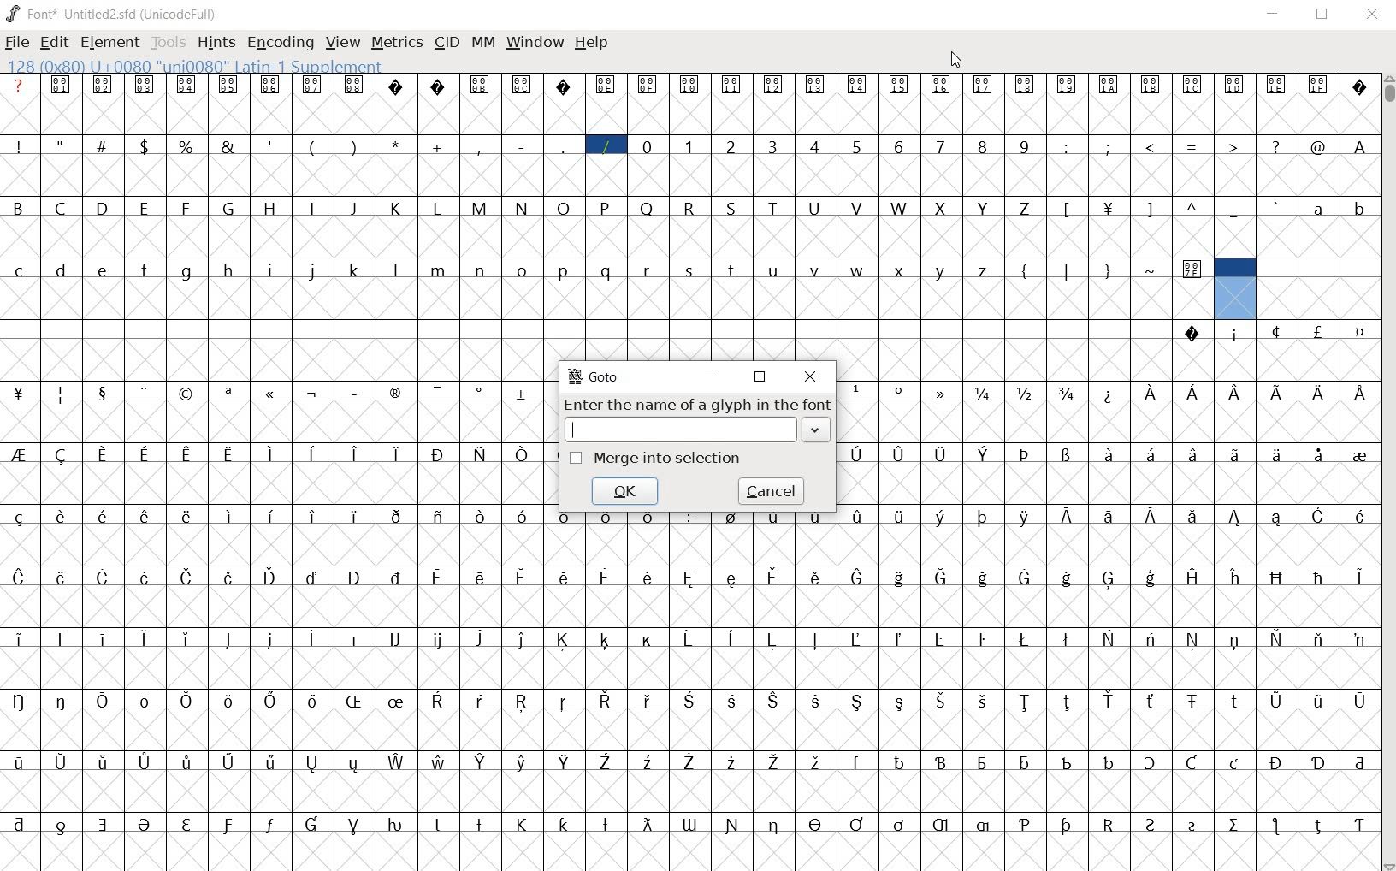 The height and width of the screenshot is (871, 1396). What do you see at coordinates (1236, 86) in the screenshot?
I see `Symbol` at bounding box center [1236, 86].